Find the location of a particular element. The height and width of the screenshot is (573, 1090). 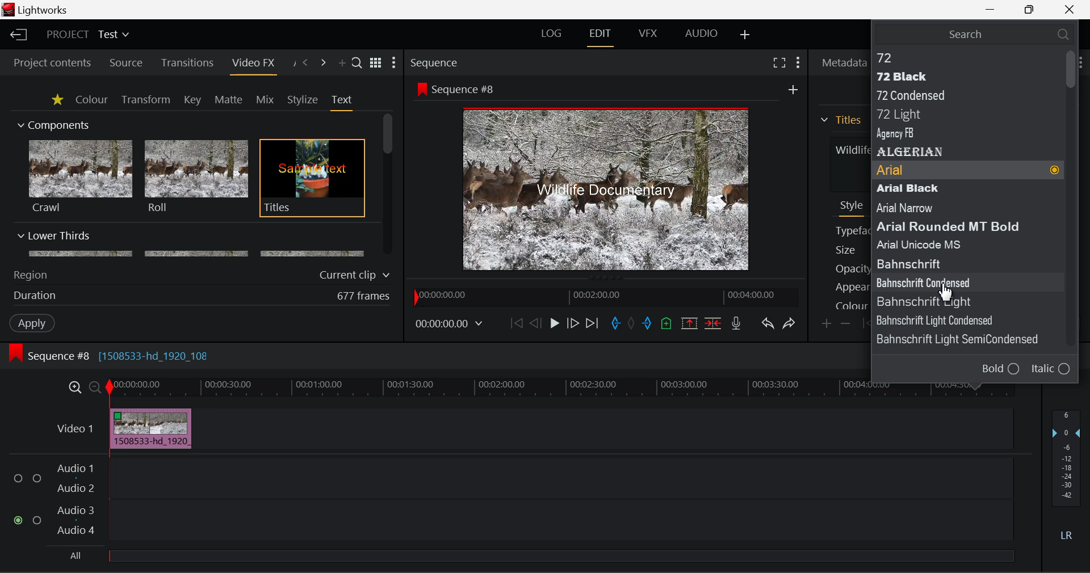

checkbox is located at coordinates (20, 479).